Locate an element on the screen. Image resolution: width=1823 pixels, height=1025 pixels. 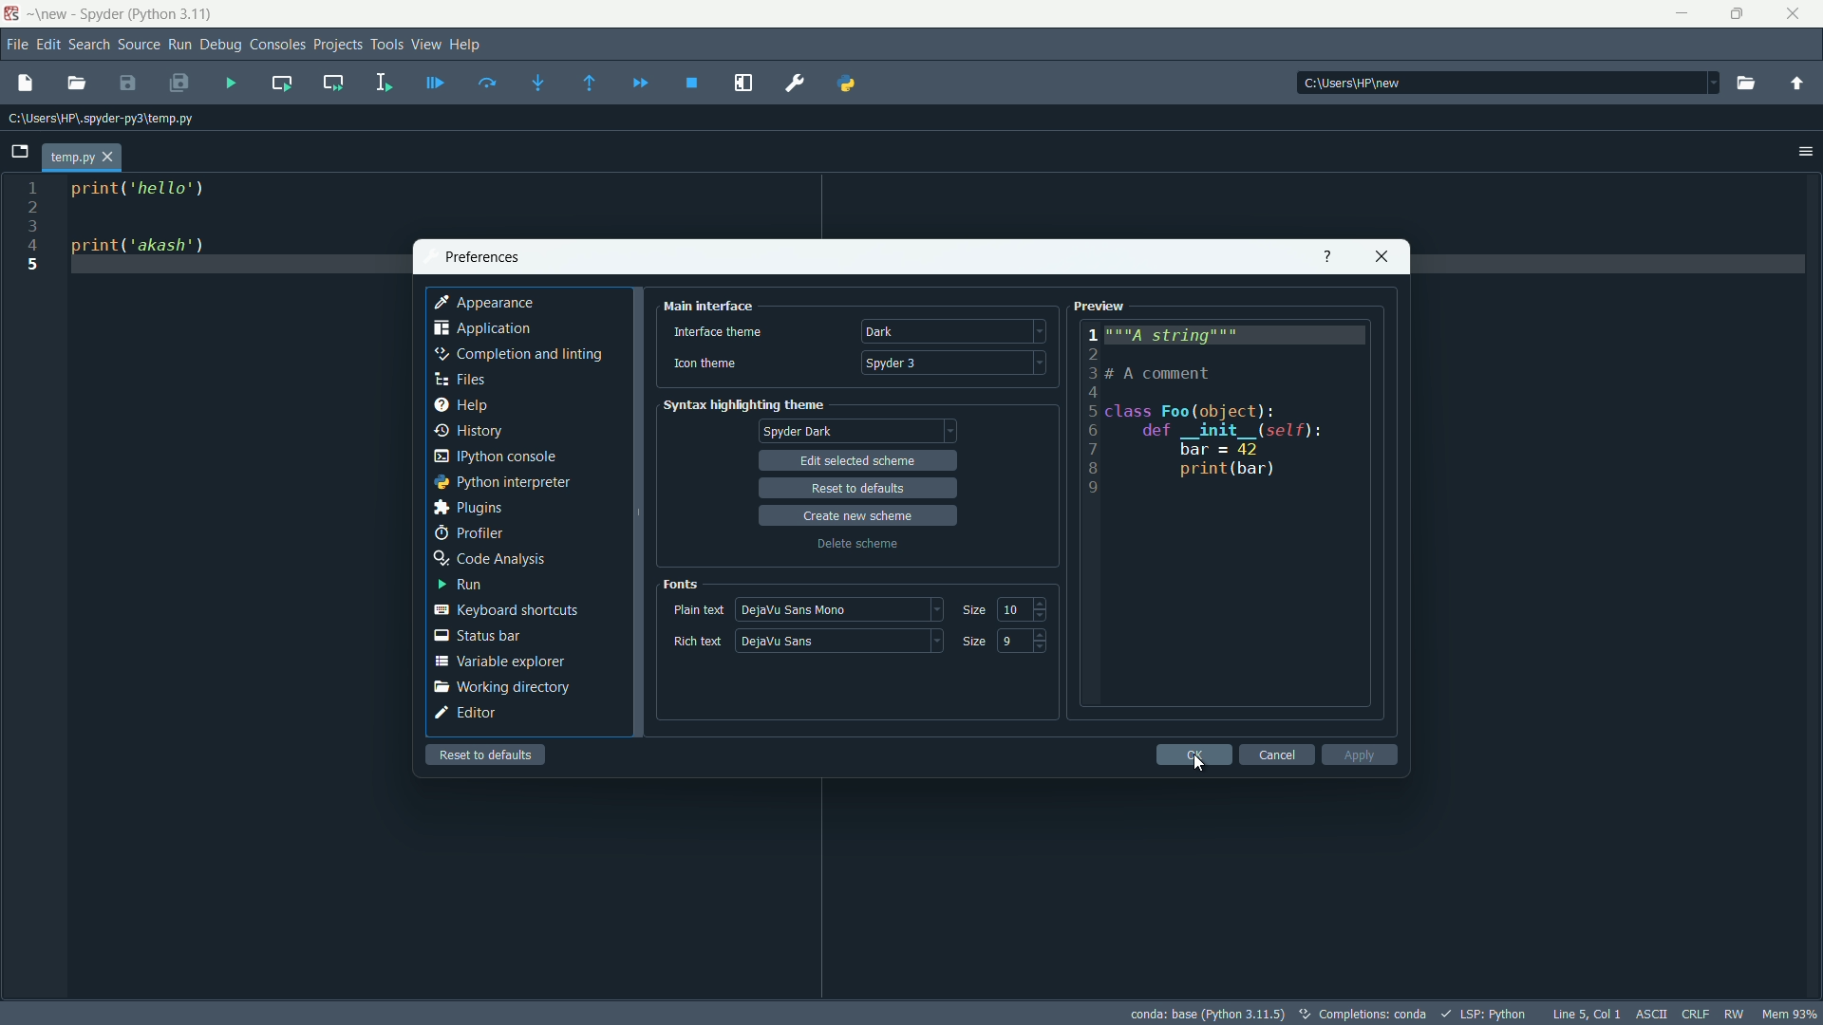
source menu is located at coordinates (139, 46).